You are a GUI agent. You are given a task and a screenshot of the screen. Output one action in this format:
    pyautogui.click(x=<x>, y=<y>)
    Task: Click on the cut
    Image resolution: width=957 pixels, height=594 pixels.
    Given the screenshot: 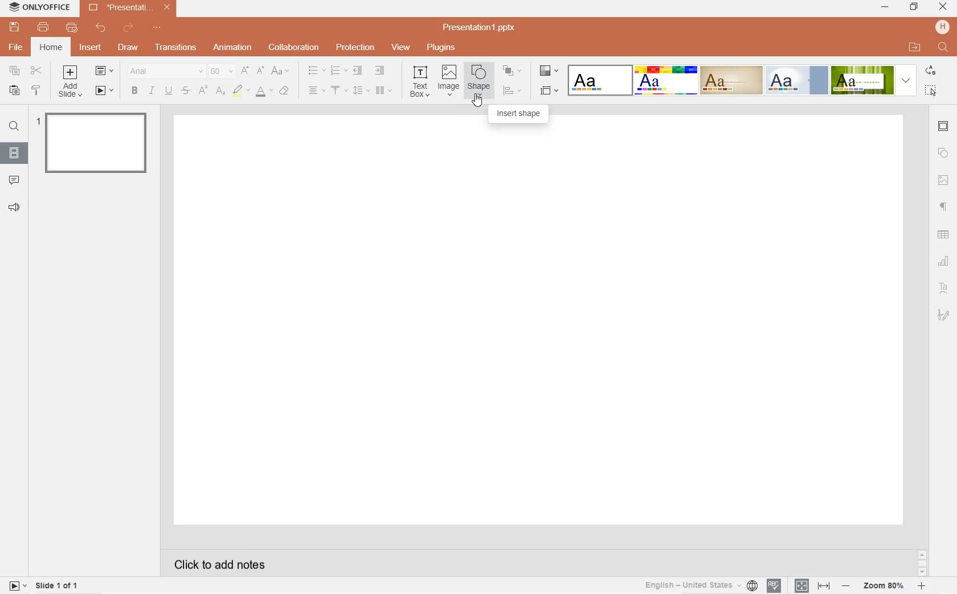 What is the action you would take?
    pyautogui.click(x=36, y=71)
    